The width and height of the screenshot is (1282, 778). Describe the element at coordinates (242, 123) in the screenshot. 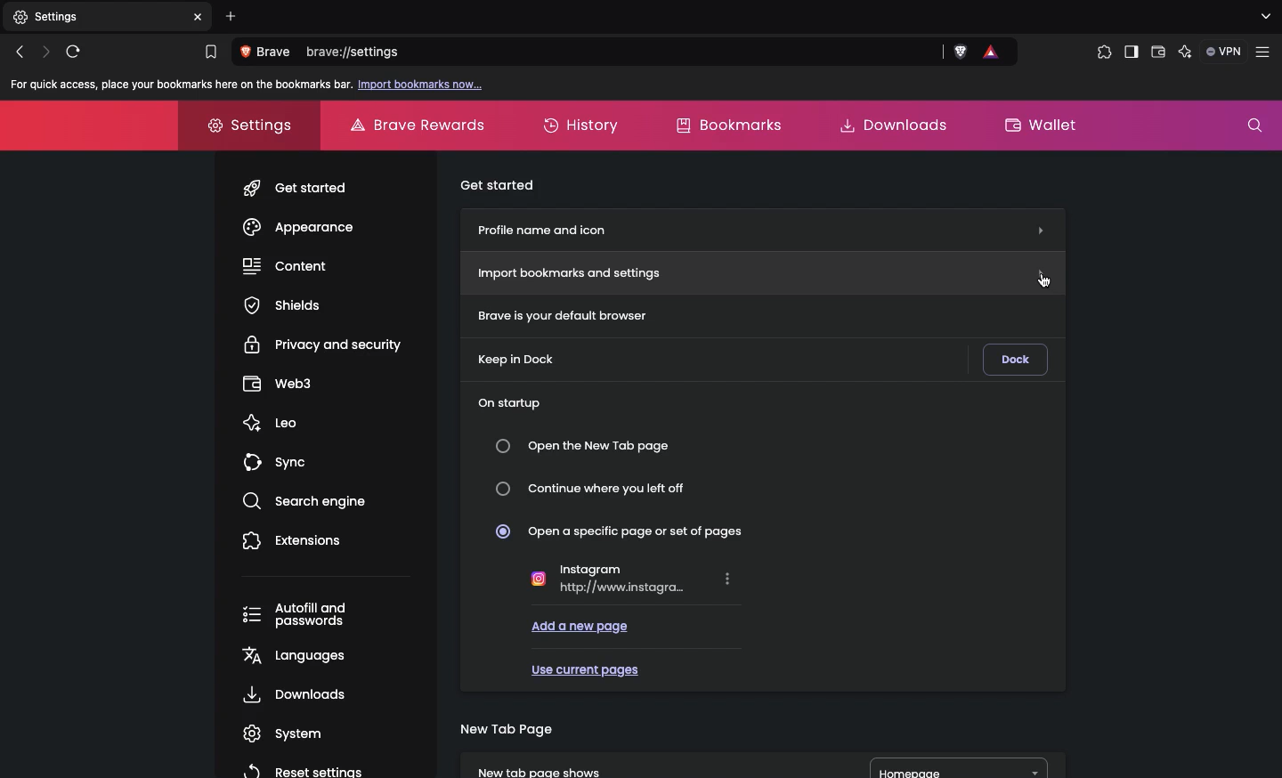

I see `Settings` at that location.